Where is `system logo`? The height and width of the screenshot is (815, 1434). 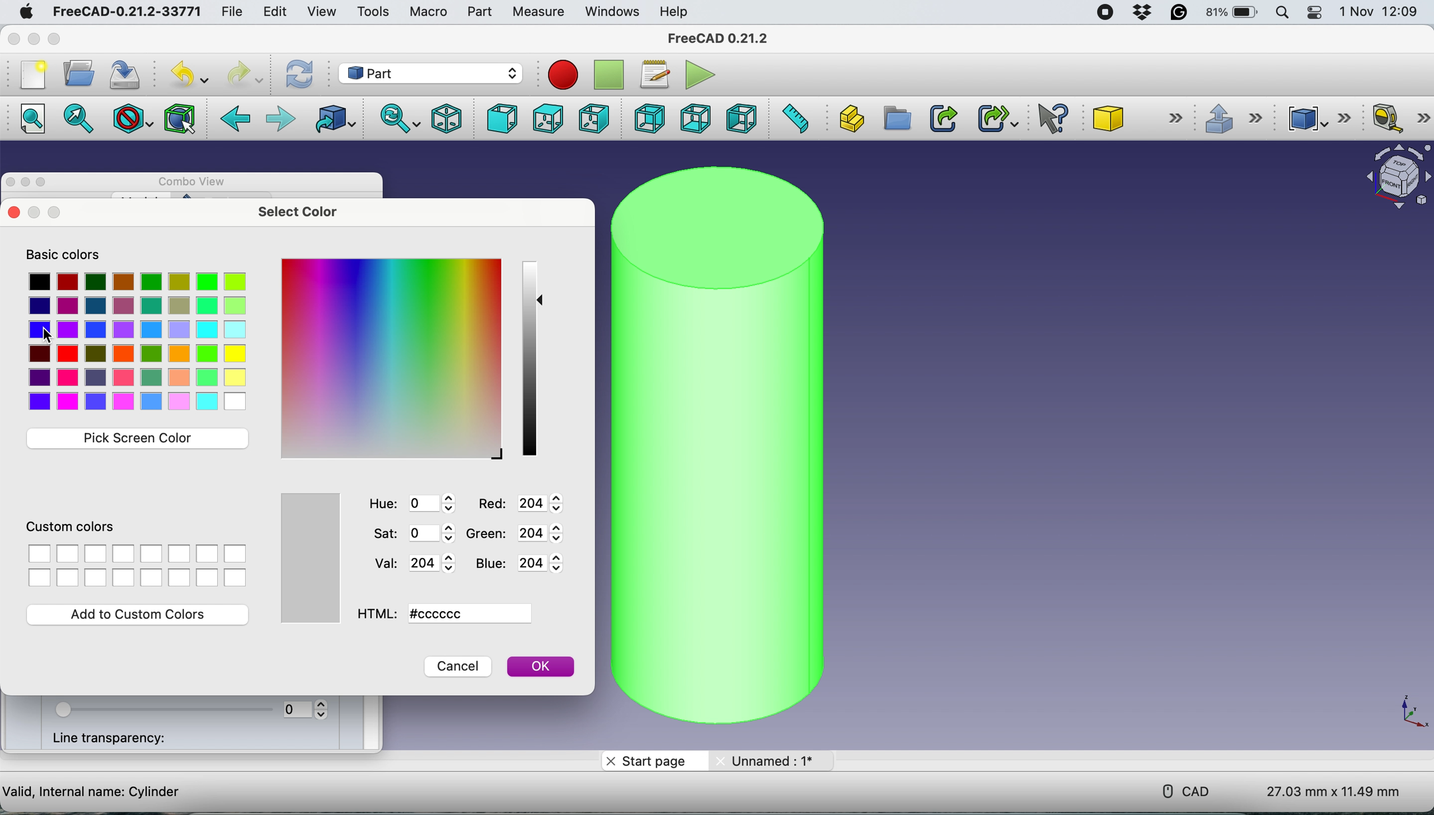 system logo is located at coordinates (27, 12).